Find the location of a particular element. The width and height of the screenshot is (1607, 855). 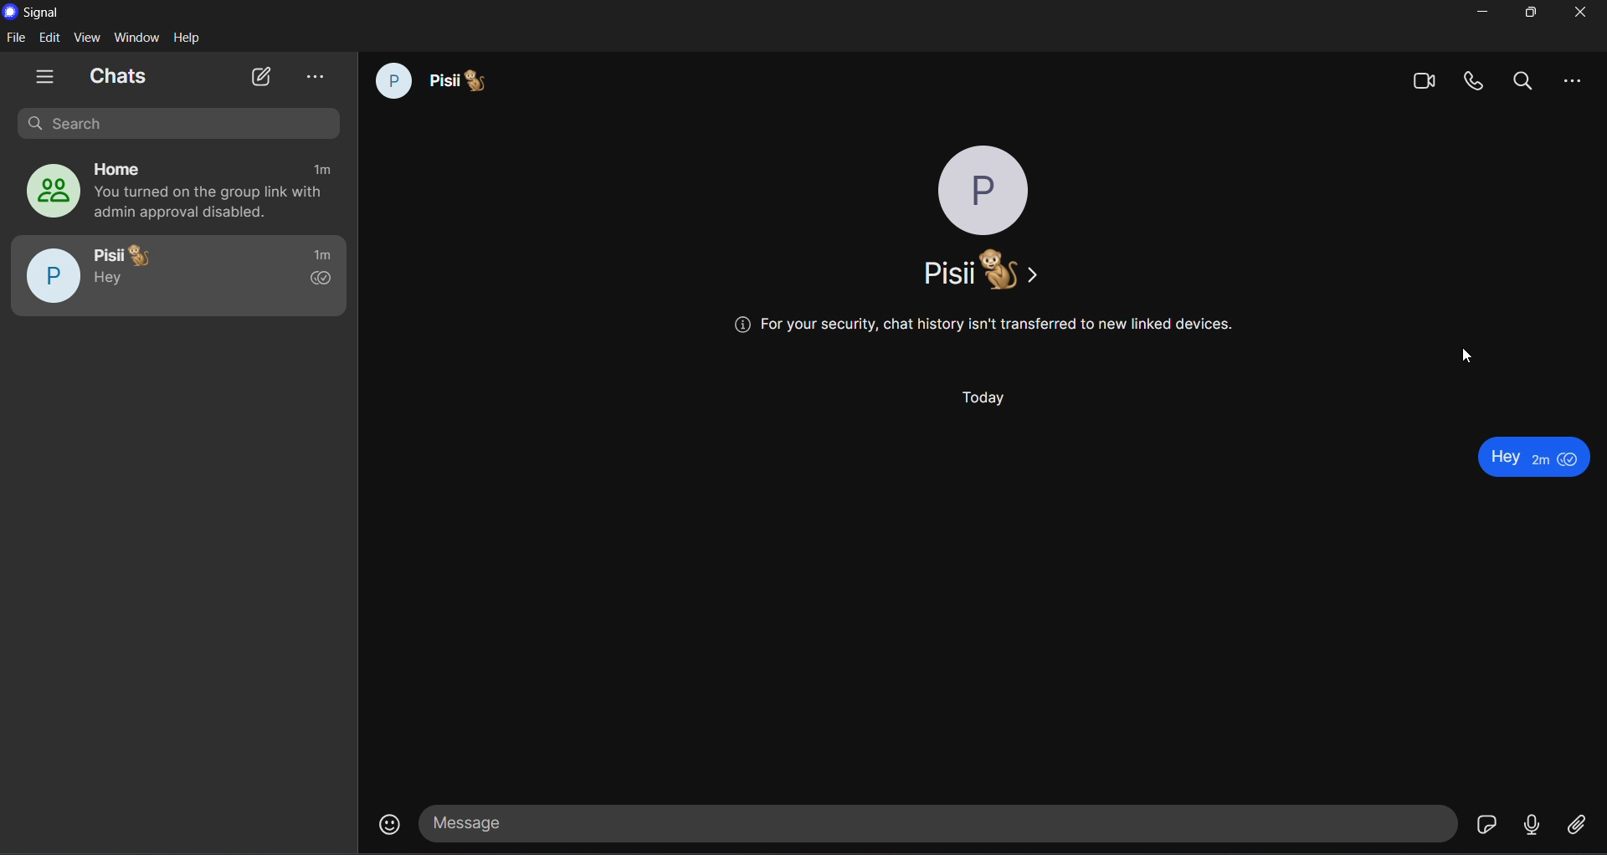

pisii chat is located at coordinates (434, 84).